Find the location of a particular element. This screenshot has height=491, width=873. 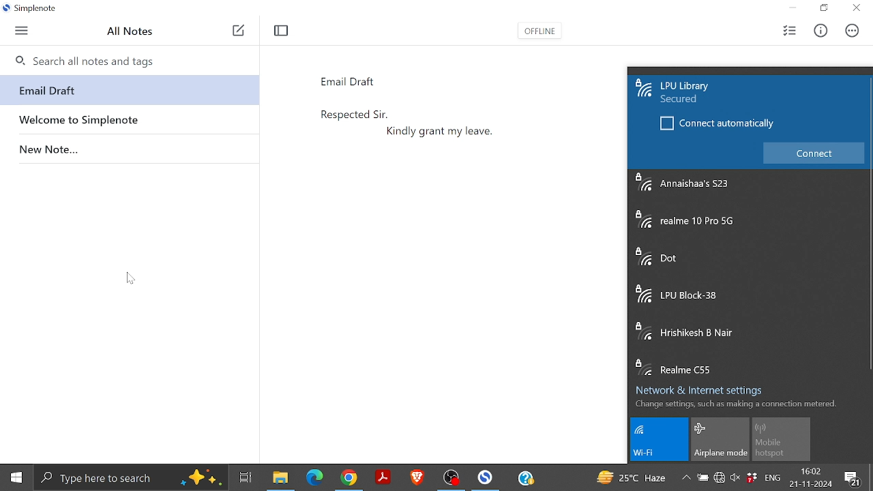

Actions is located at coordinates (850, 31).